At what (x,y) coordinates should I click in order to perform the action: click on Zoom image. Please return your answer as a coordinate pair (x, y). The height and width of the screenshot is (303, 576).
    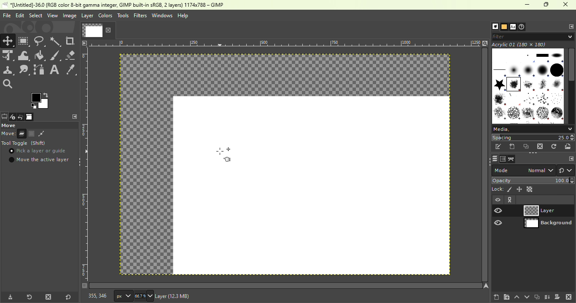
    Looking at the image, I should click on (485, 43).